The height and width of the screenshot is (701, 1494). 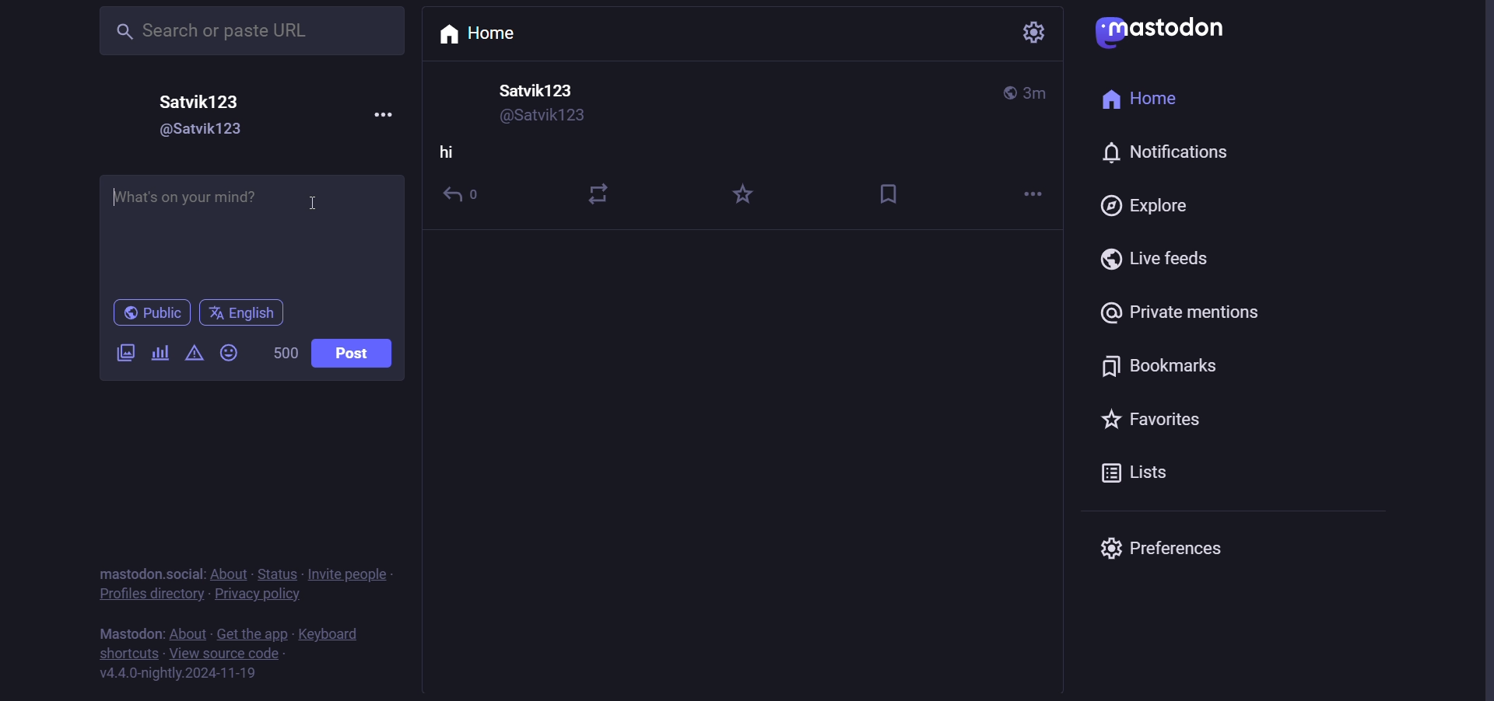 What do you see at coordinates (126, 353) in the screenshot?
I see `image/video` at bounding box center [126, 353].